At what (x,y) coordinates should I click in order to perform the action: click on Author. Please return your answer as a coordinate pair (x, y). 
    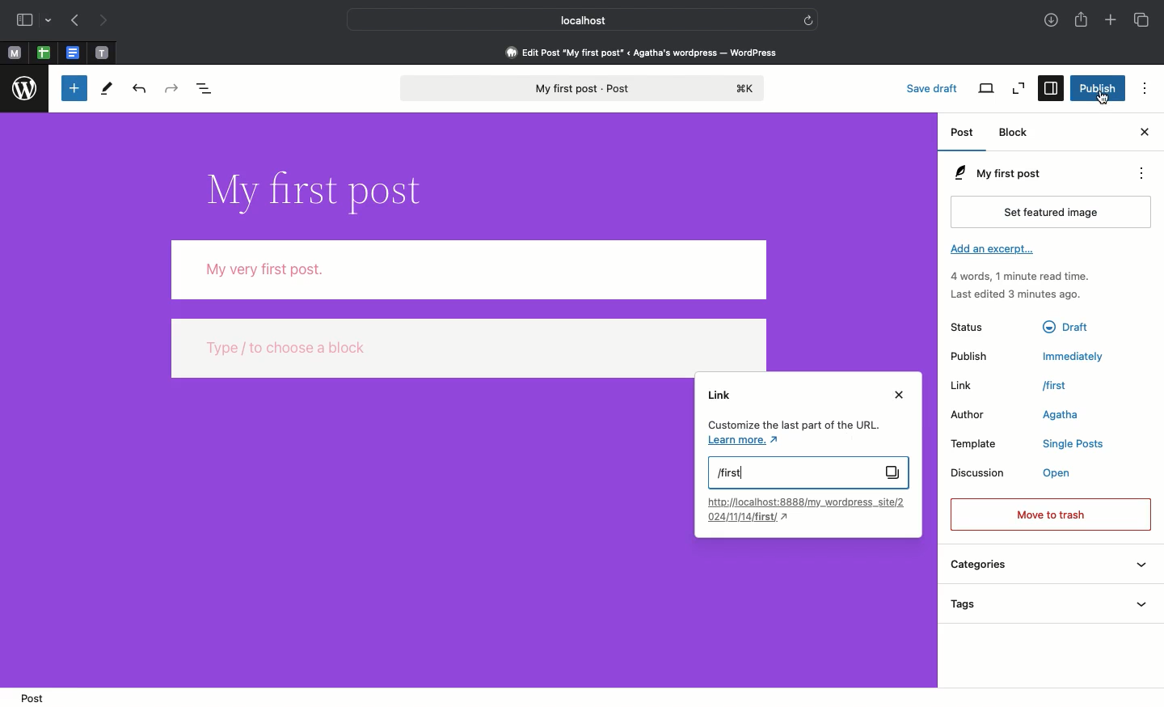
    Looking at the image, I should click on (965, 414).